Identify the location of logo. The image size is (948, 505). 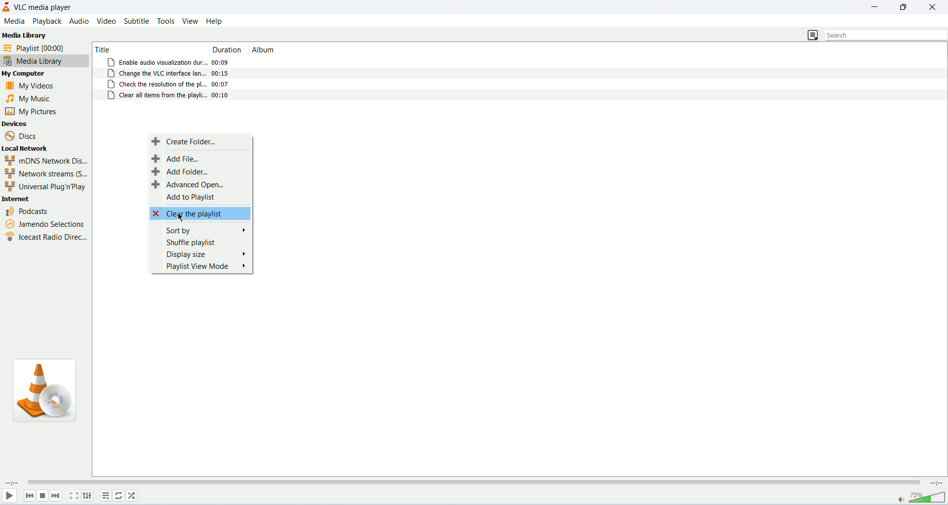
(7, 7).